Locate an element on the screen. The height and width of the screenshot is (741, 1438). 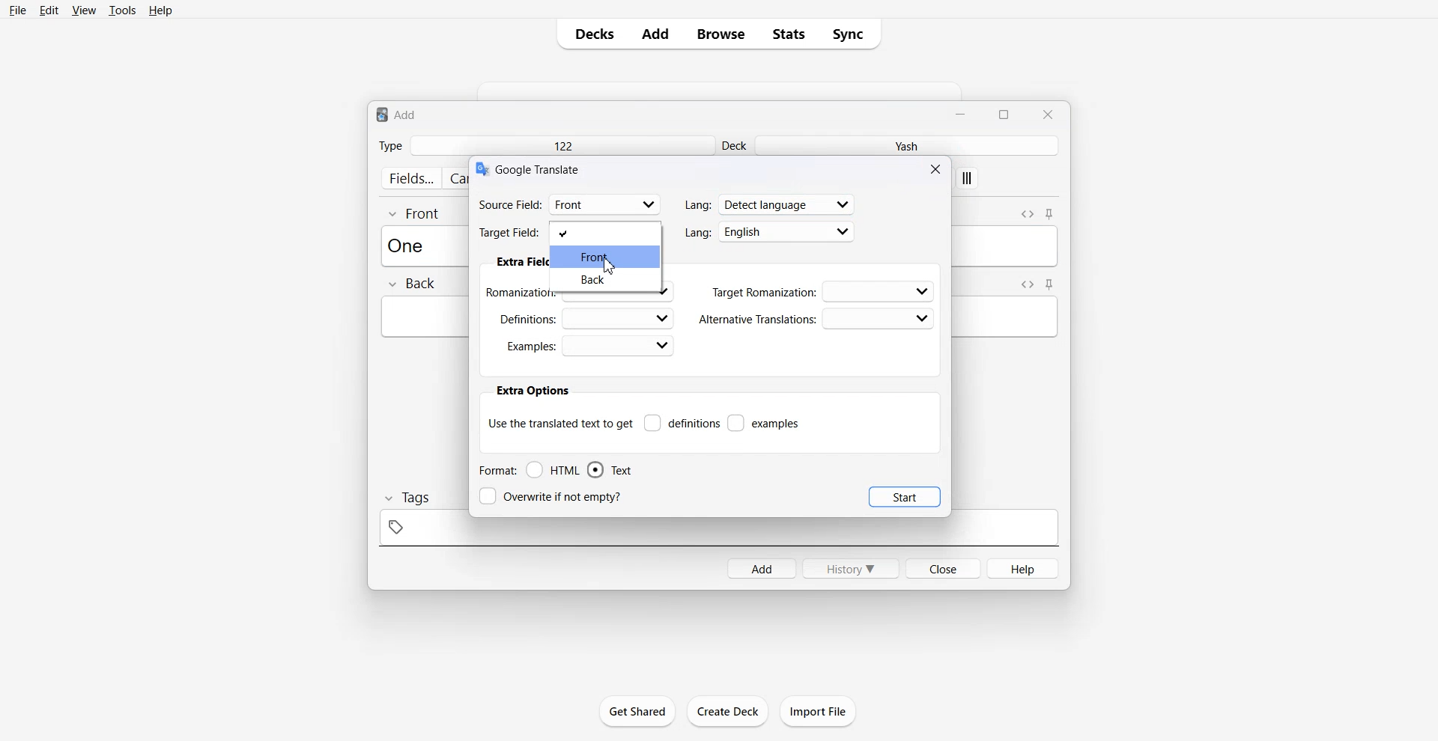
122 is located at coordinates (562, 145).